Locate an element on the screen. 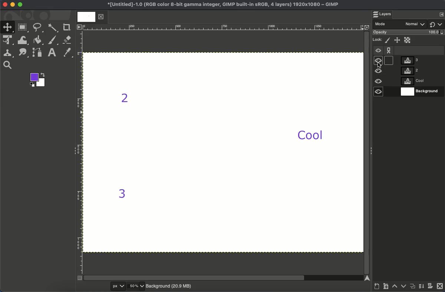 The image size is (445, 292). Color picker is located at coordinates (68, 53).